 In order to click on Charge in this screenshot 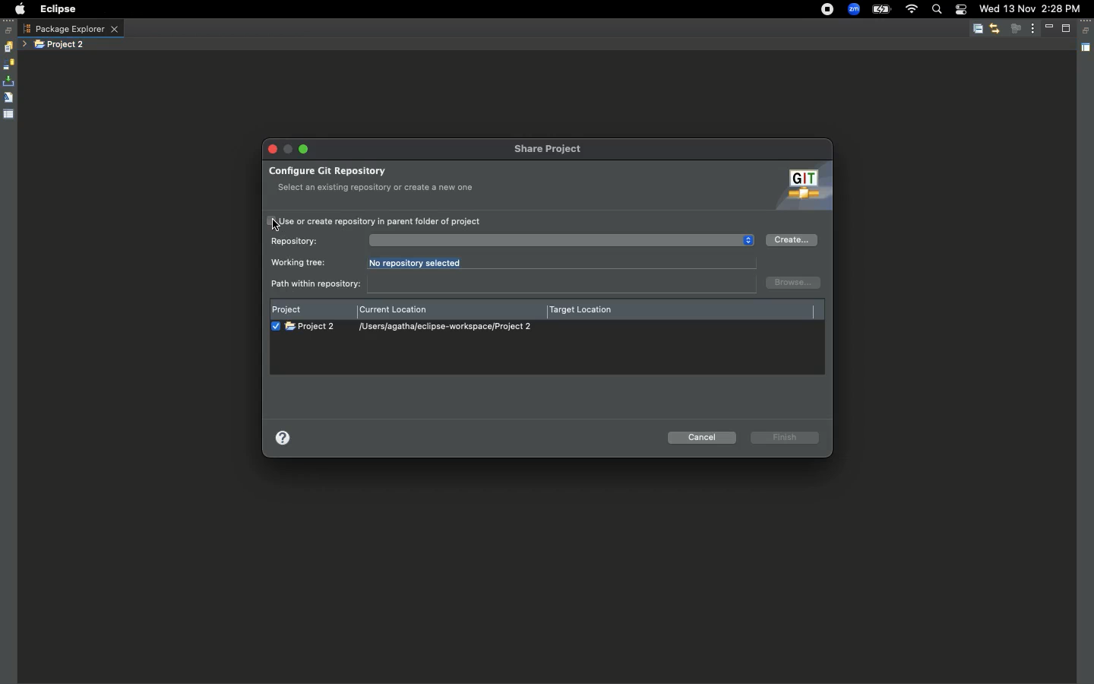, I will do `click(881, 11)`.